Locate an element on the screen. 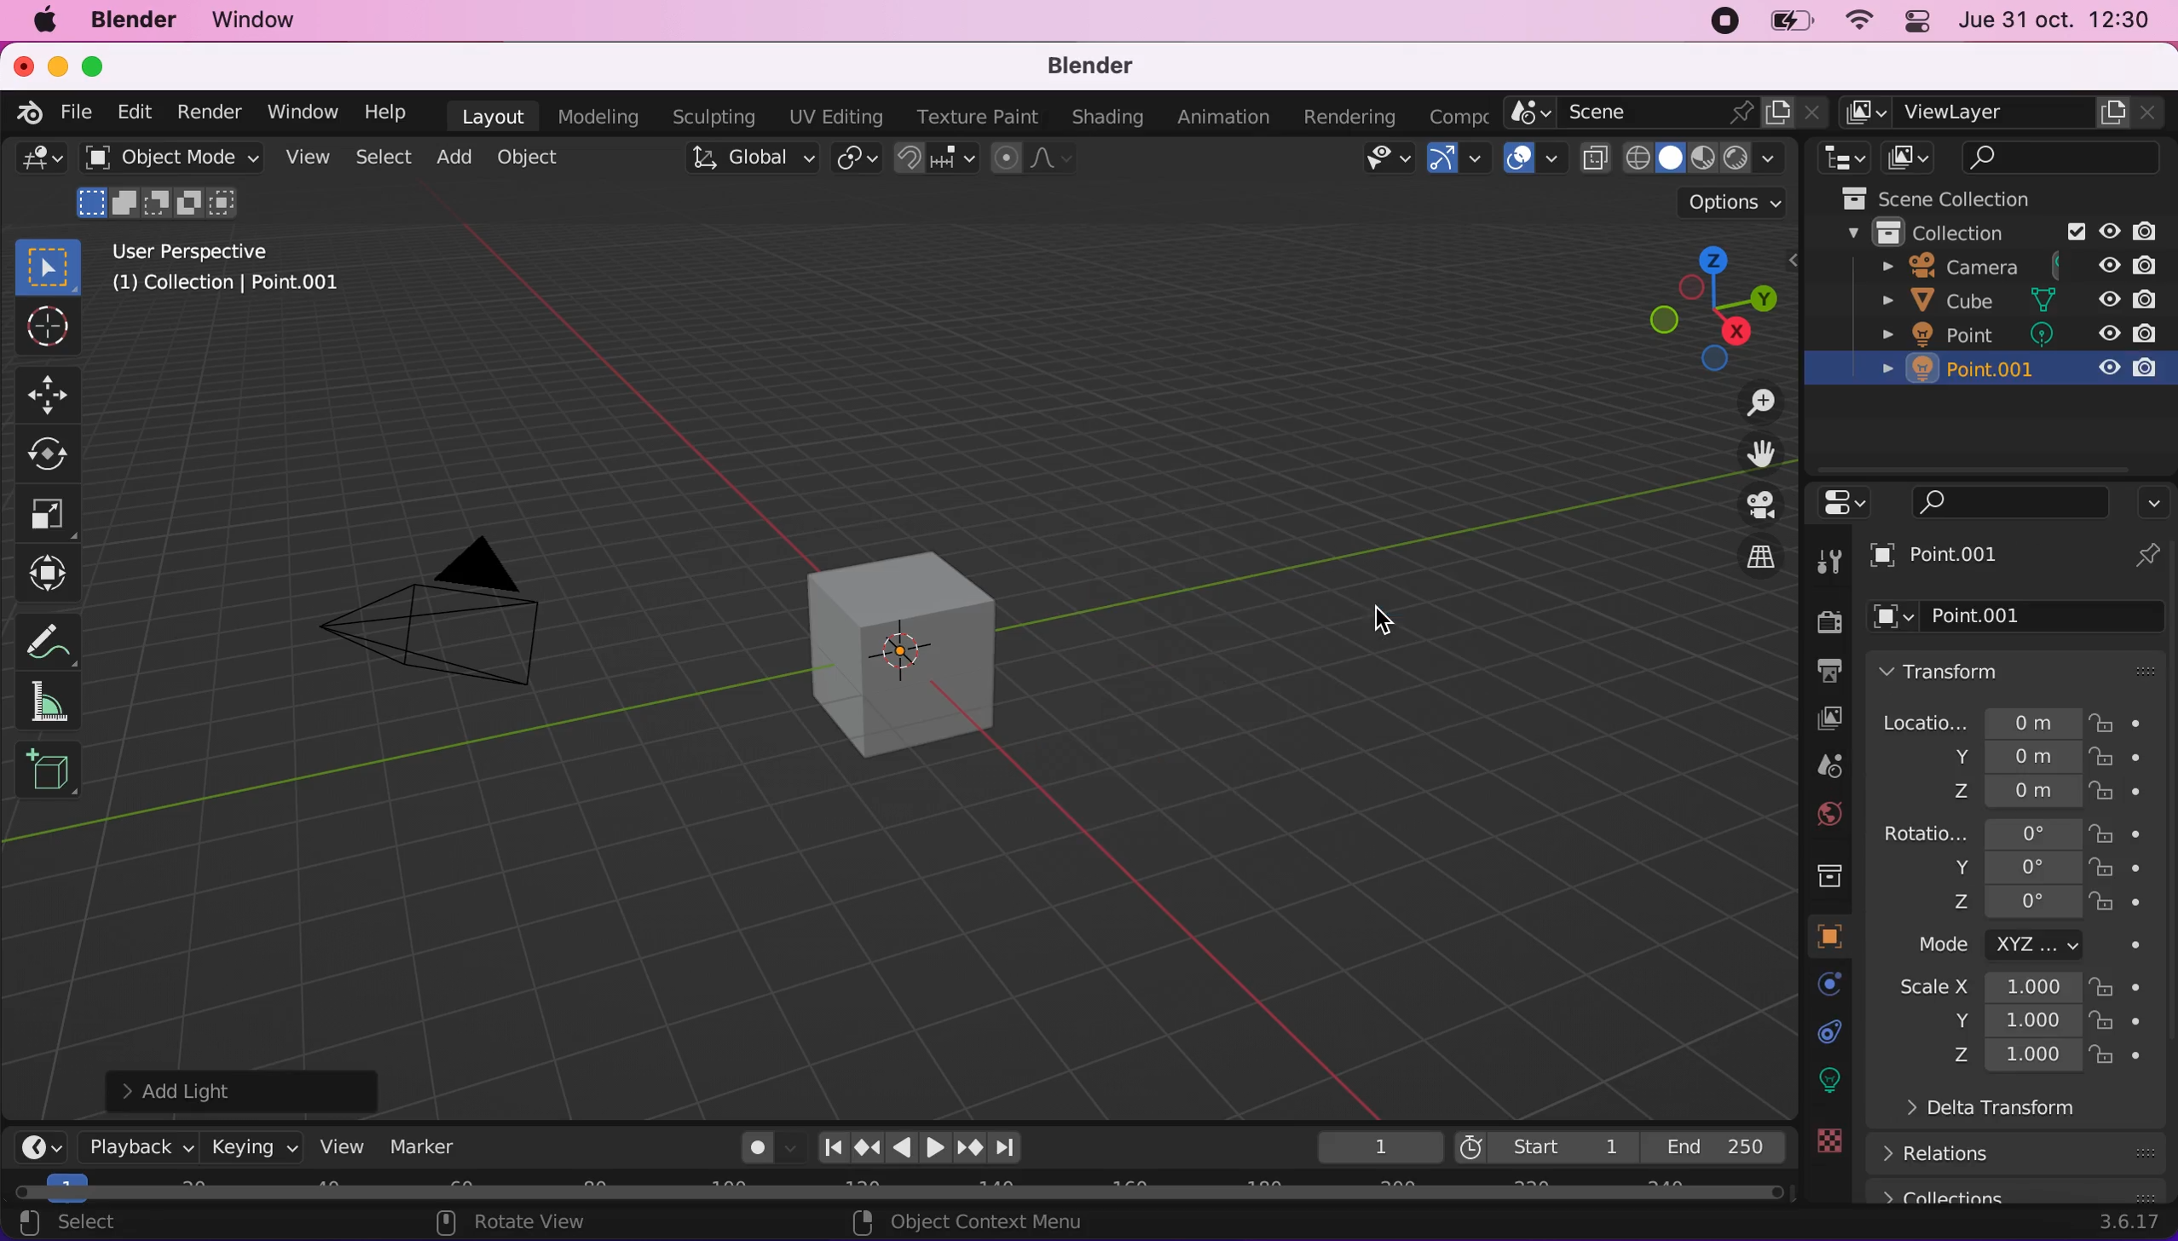  select (toggle) is located at coordinates (157, 1222).